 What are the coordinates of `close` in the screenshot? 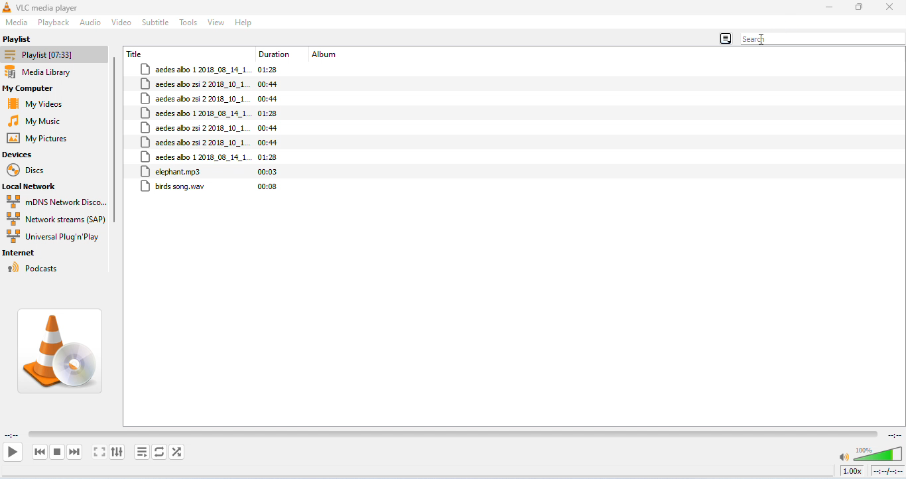 It's located at (889, 7).